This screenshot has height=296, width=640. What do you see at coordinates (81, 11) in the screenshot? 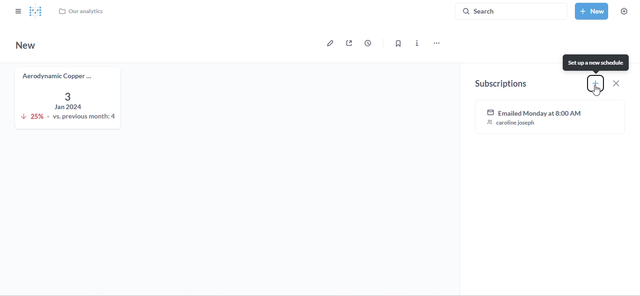
I see `our analytics` at bounding box center [81, 11].